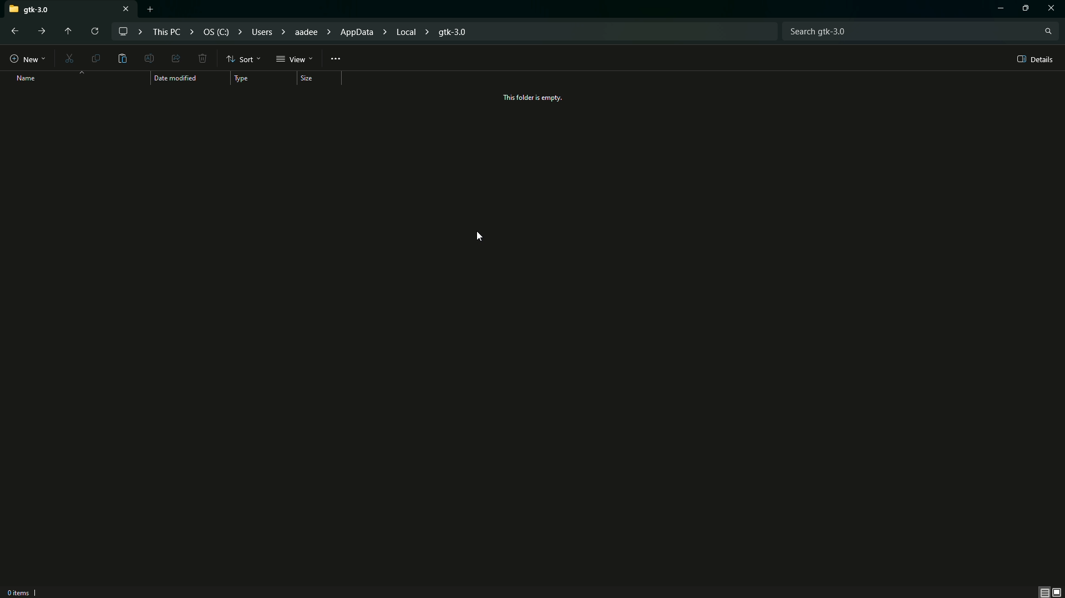  What do you see at coordinates (150, 9) in the screenshot?
I see `New tab` at bounding box center [150, 9].